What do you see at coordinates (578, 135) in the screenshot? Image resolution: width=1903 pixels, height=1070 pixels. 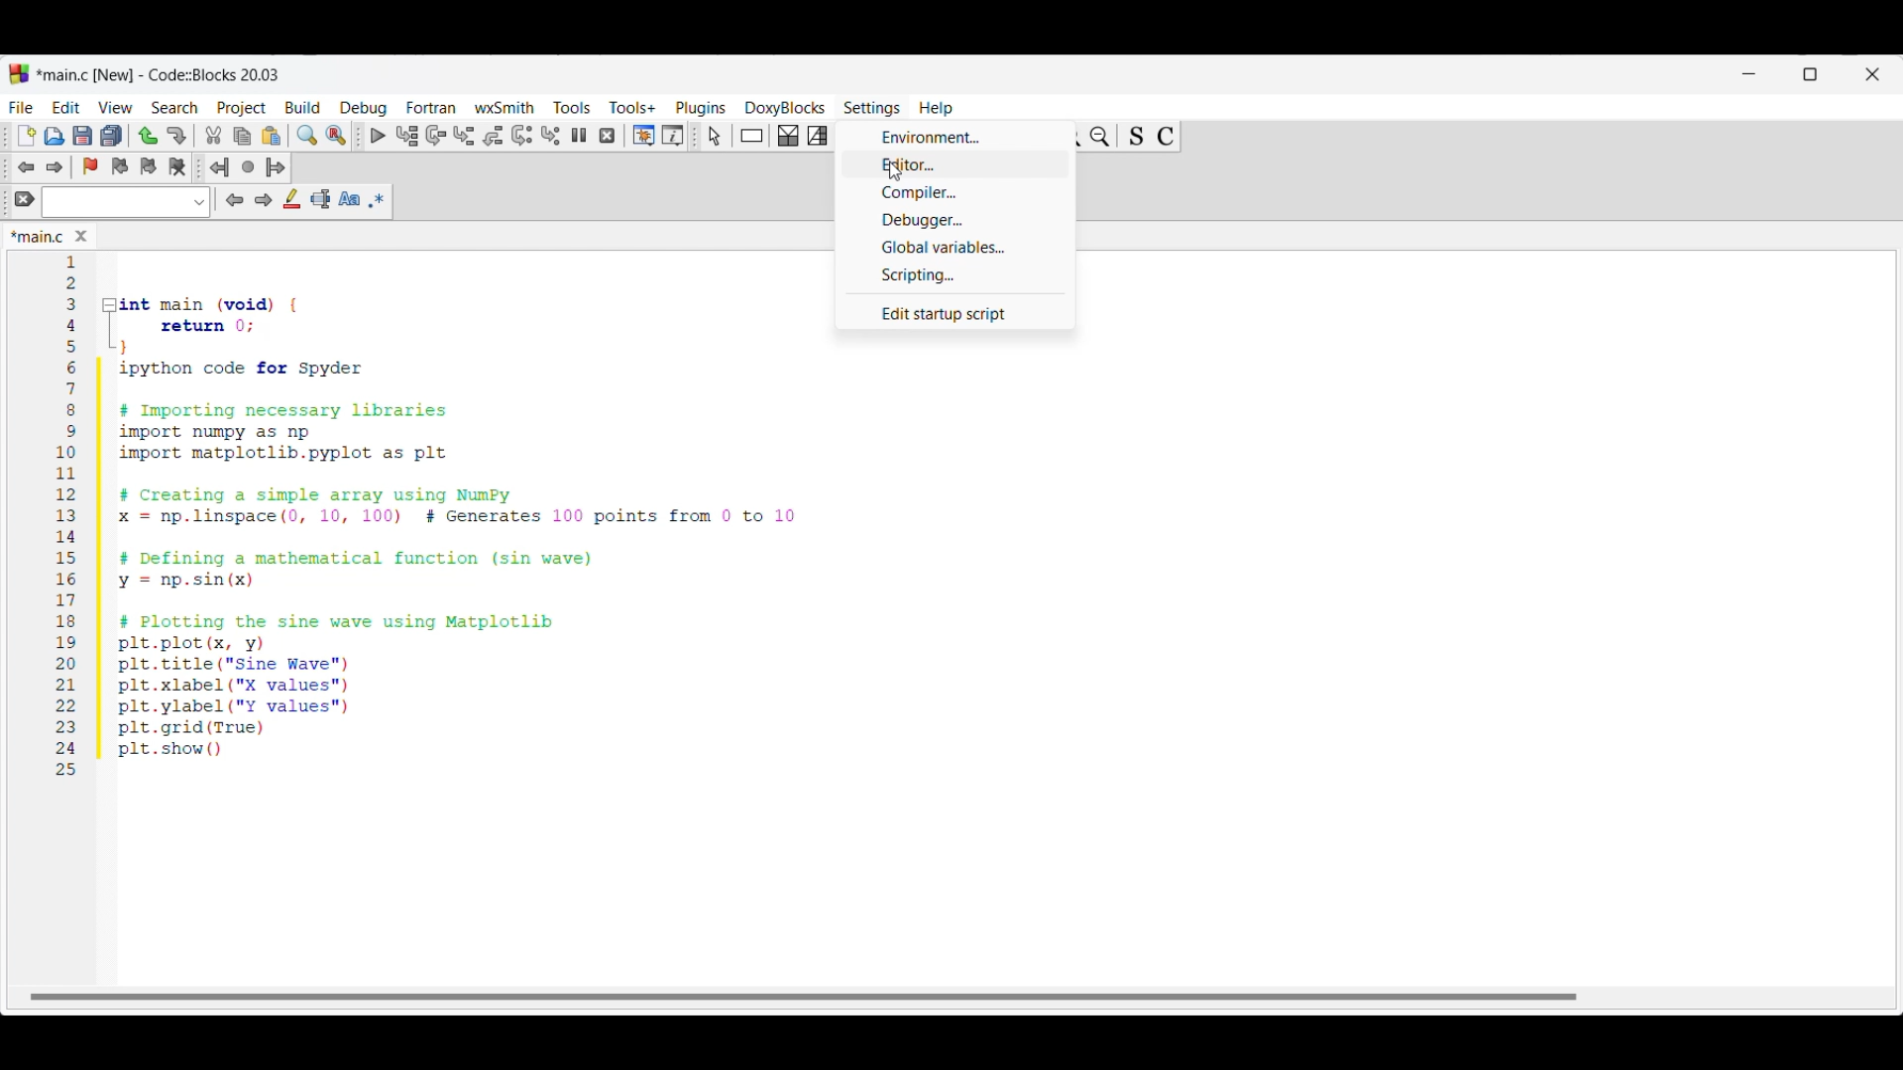 I see `Break debugger` at bounding box center [578, 135].